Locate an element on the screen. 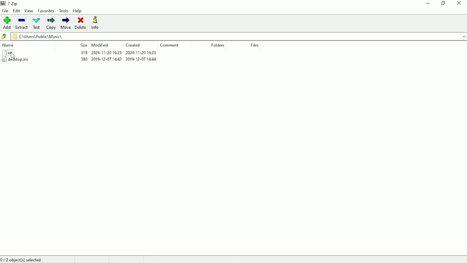 The width and height of the screenshot is (467, 263).  is located at coordinates (80, 53).